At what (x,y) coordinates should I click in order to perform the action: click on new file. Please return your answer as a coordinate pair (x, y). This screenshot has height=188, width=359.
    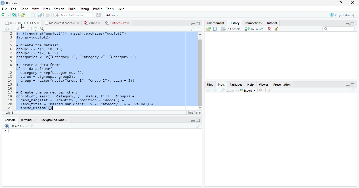
    Looking at the image, I should click on (5, 15).